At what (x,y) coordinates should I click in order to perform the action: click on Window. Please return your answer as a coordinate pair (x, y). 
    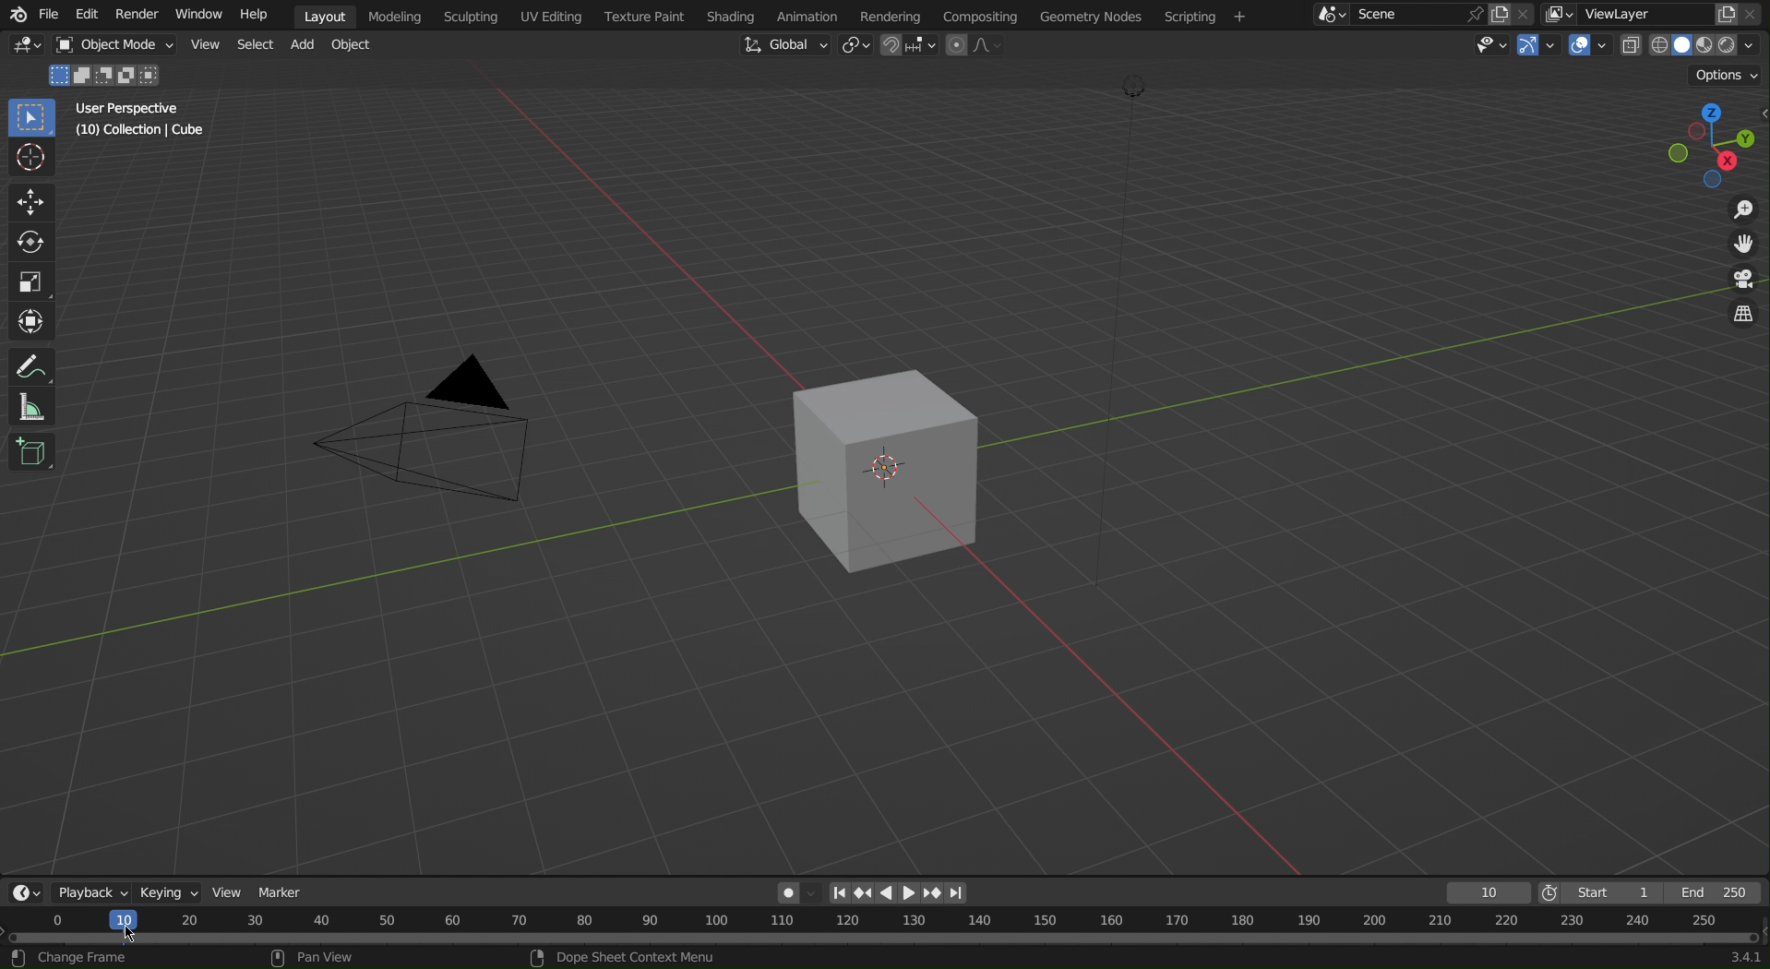
    Looking at the image, I should click on (198, 16).